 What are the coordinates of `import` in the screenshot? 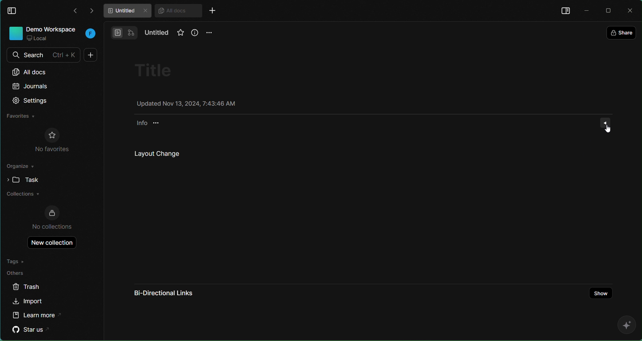 It's located at (28, 302).